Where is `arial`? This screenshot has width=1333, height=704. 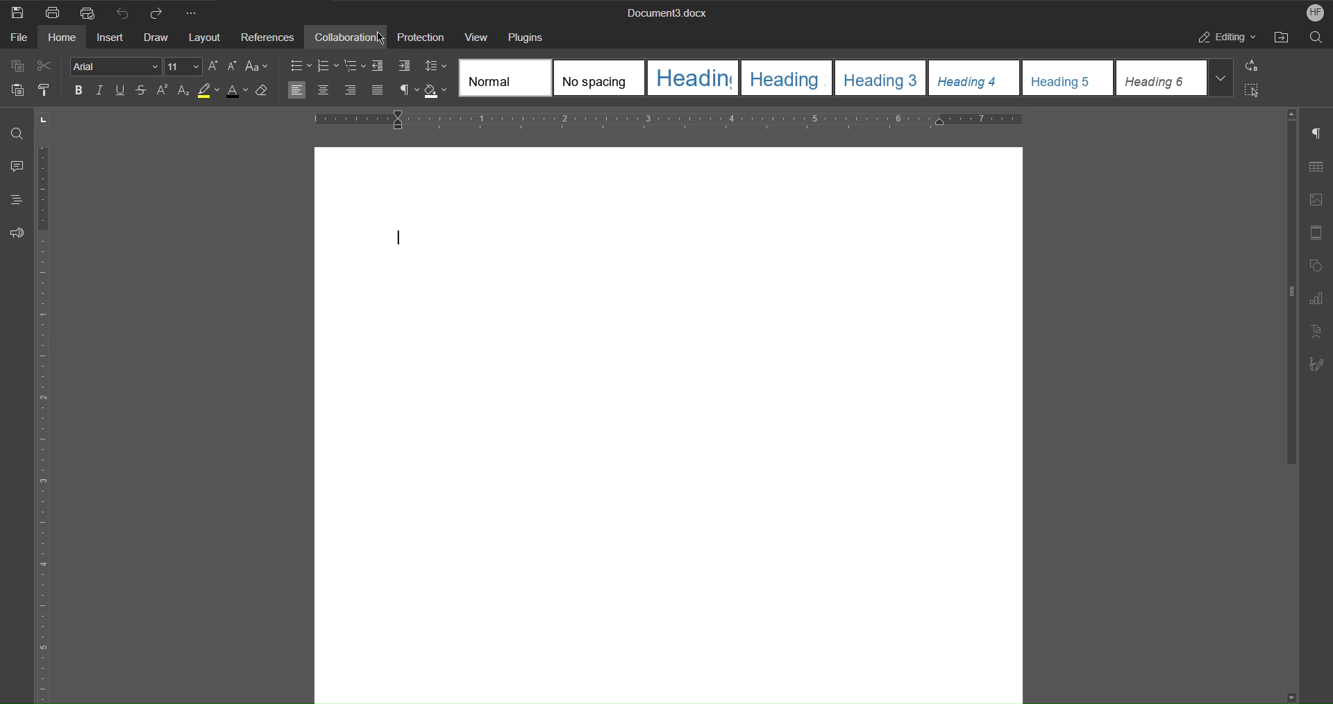 arial is located at coordinates (117, 67).